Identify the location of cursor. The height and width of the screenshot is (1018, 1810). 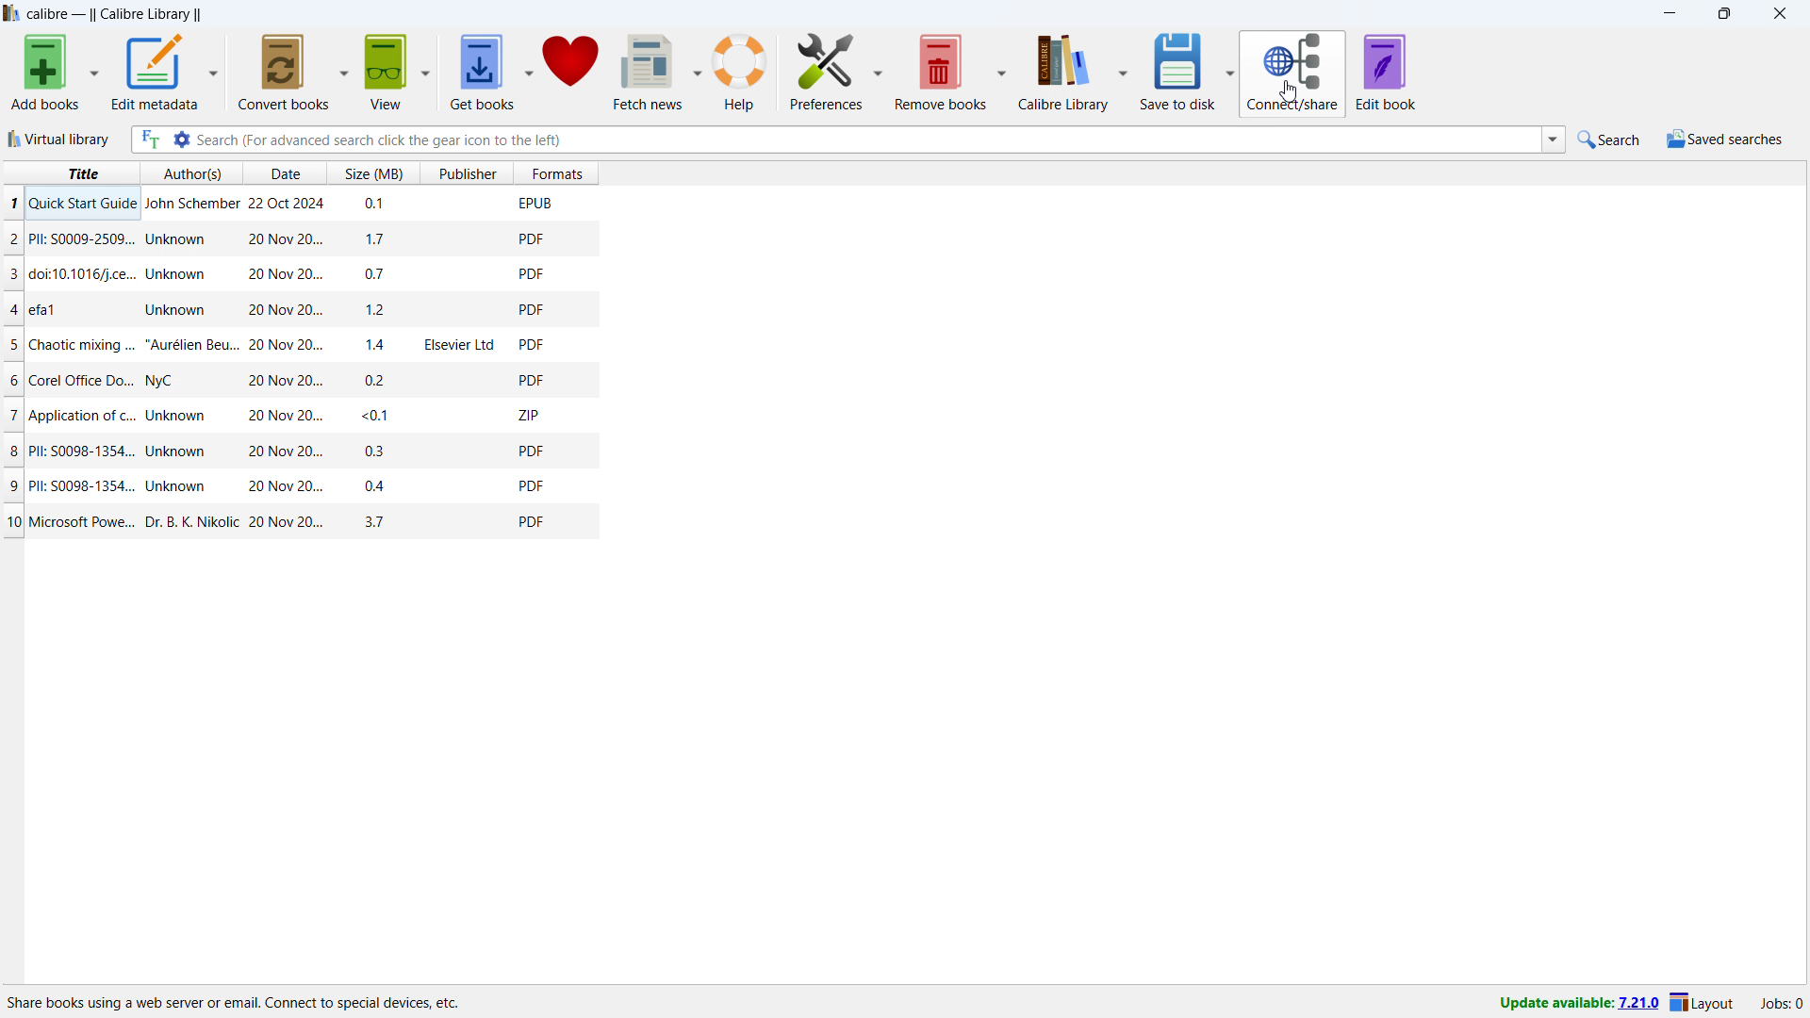
(1289, 91).